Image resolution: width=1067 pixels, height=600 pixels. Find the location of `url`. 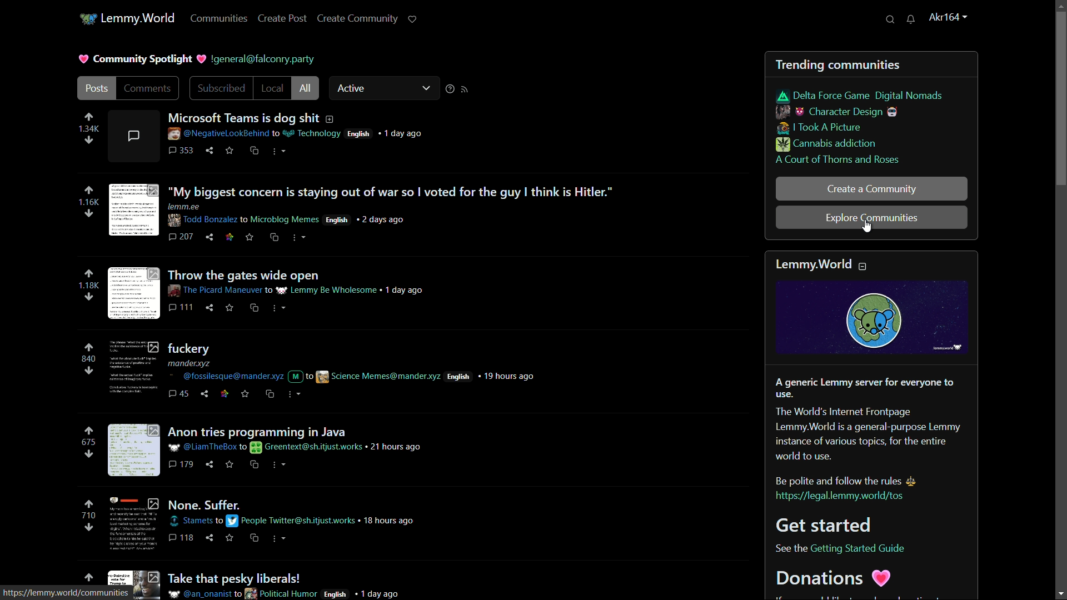

url is located at coordinates (64, 592).